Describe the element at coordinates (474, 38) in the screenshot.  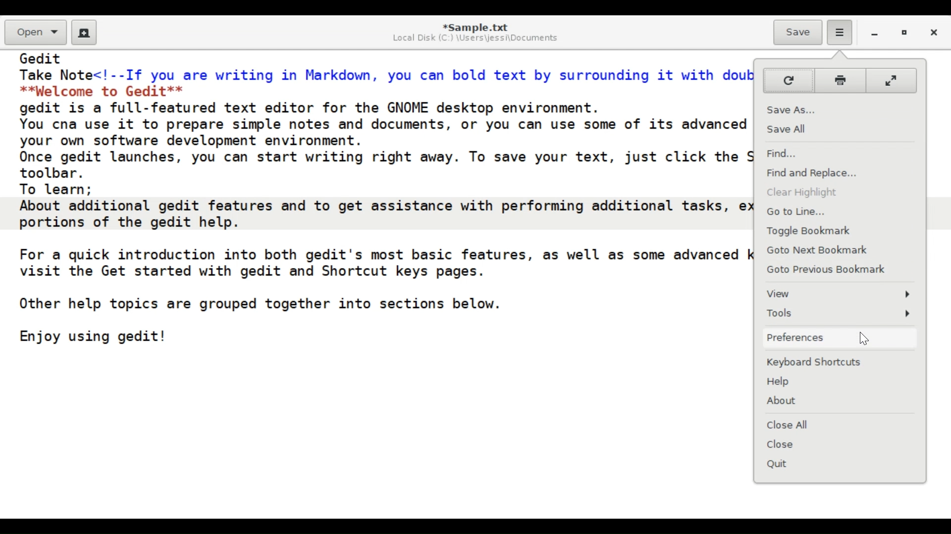
I see `Local Disk (C2) \Users\jessi\Documents` at that location.